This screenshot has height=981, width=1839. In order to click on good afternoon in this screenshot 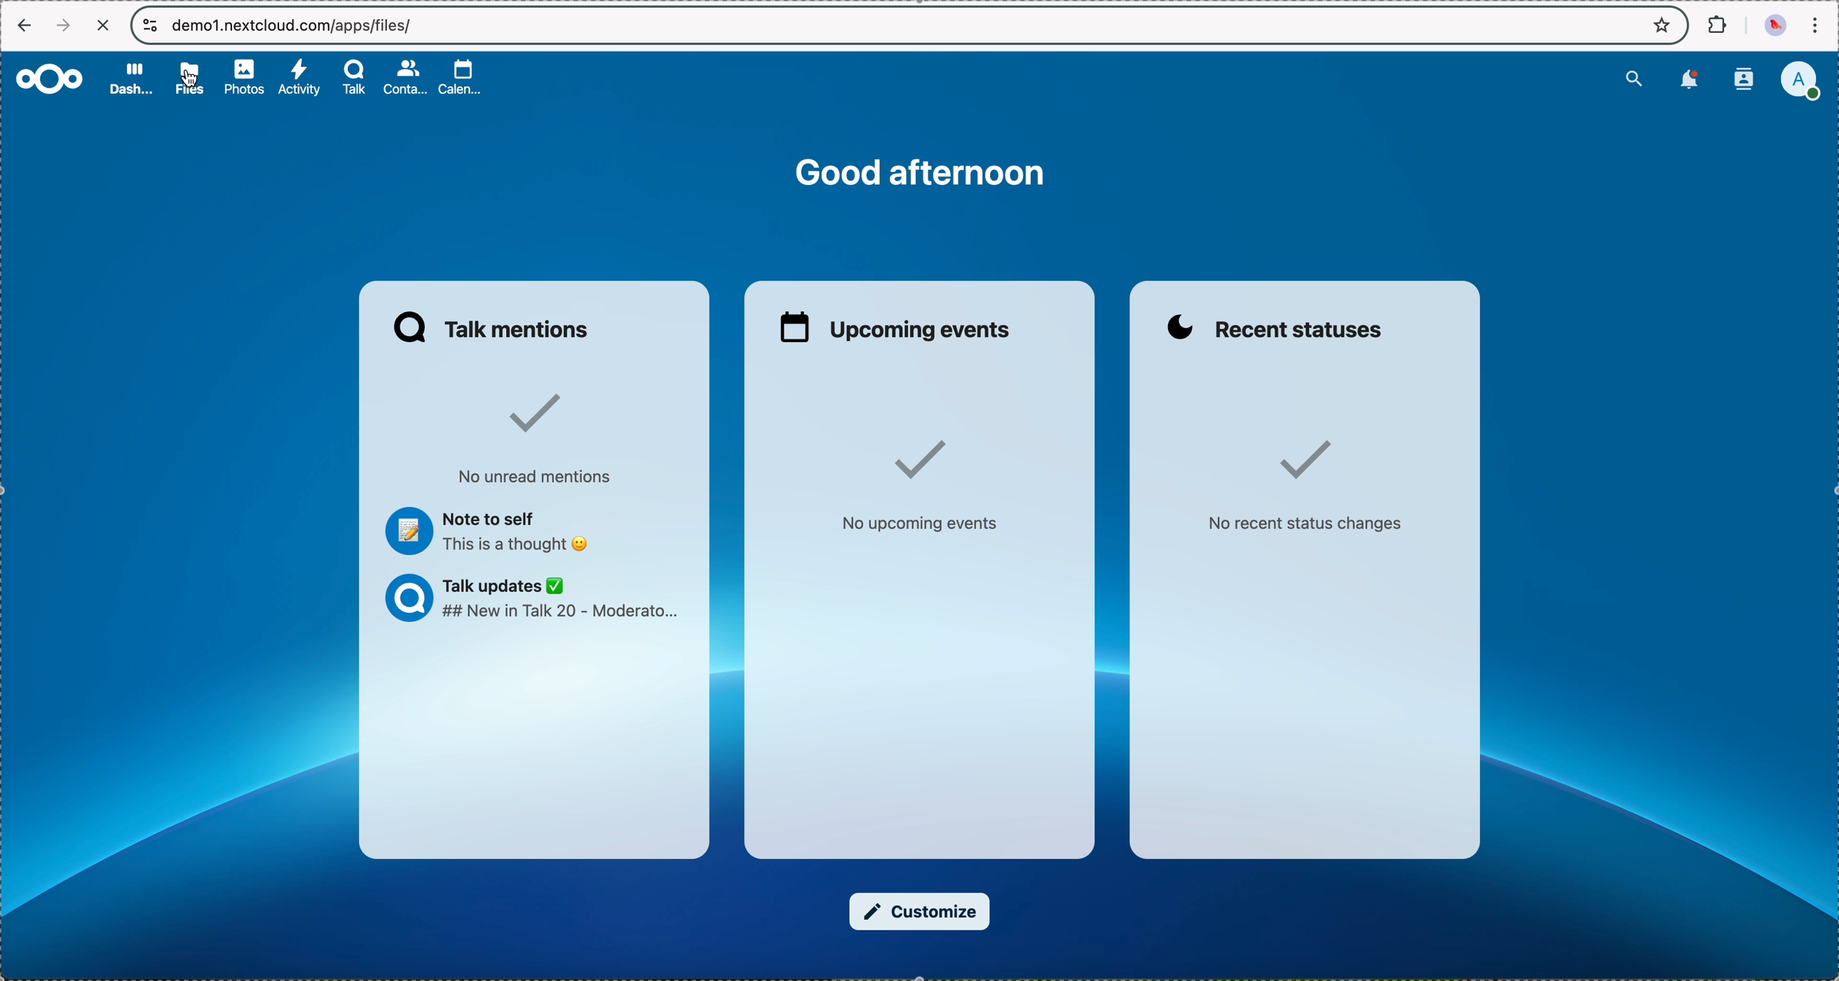, I will do `click(922, 173)`.